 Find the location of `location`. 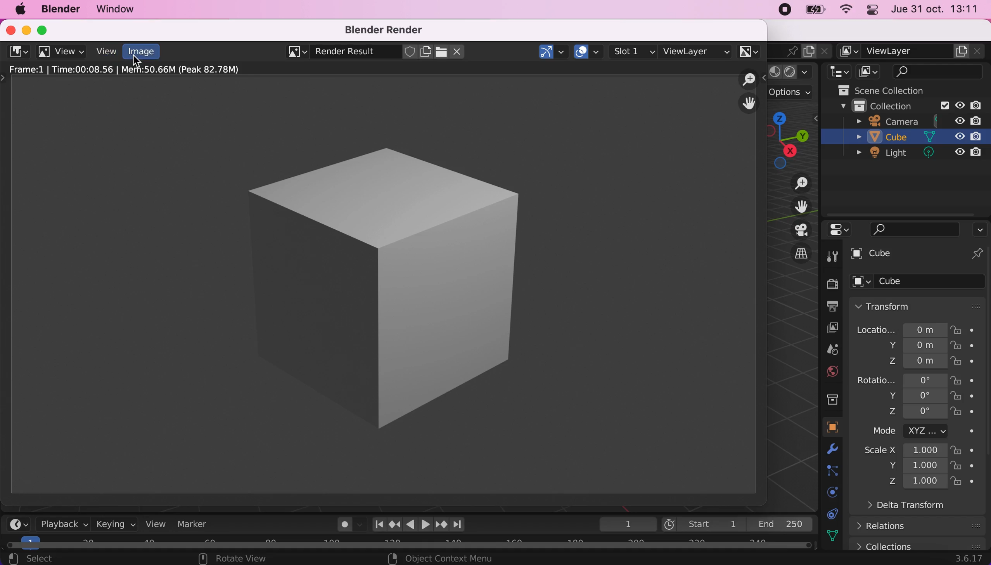

location is located at coordinates (901, 328).